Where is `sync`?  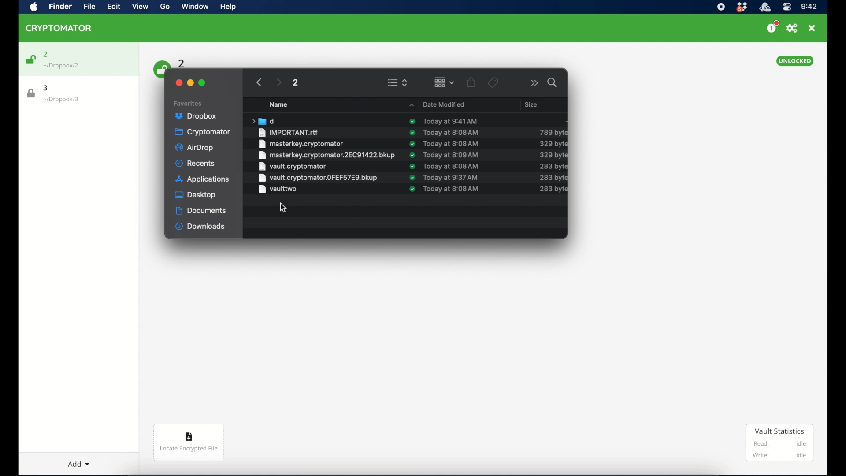 sync is located at coordinates (412, 166).